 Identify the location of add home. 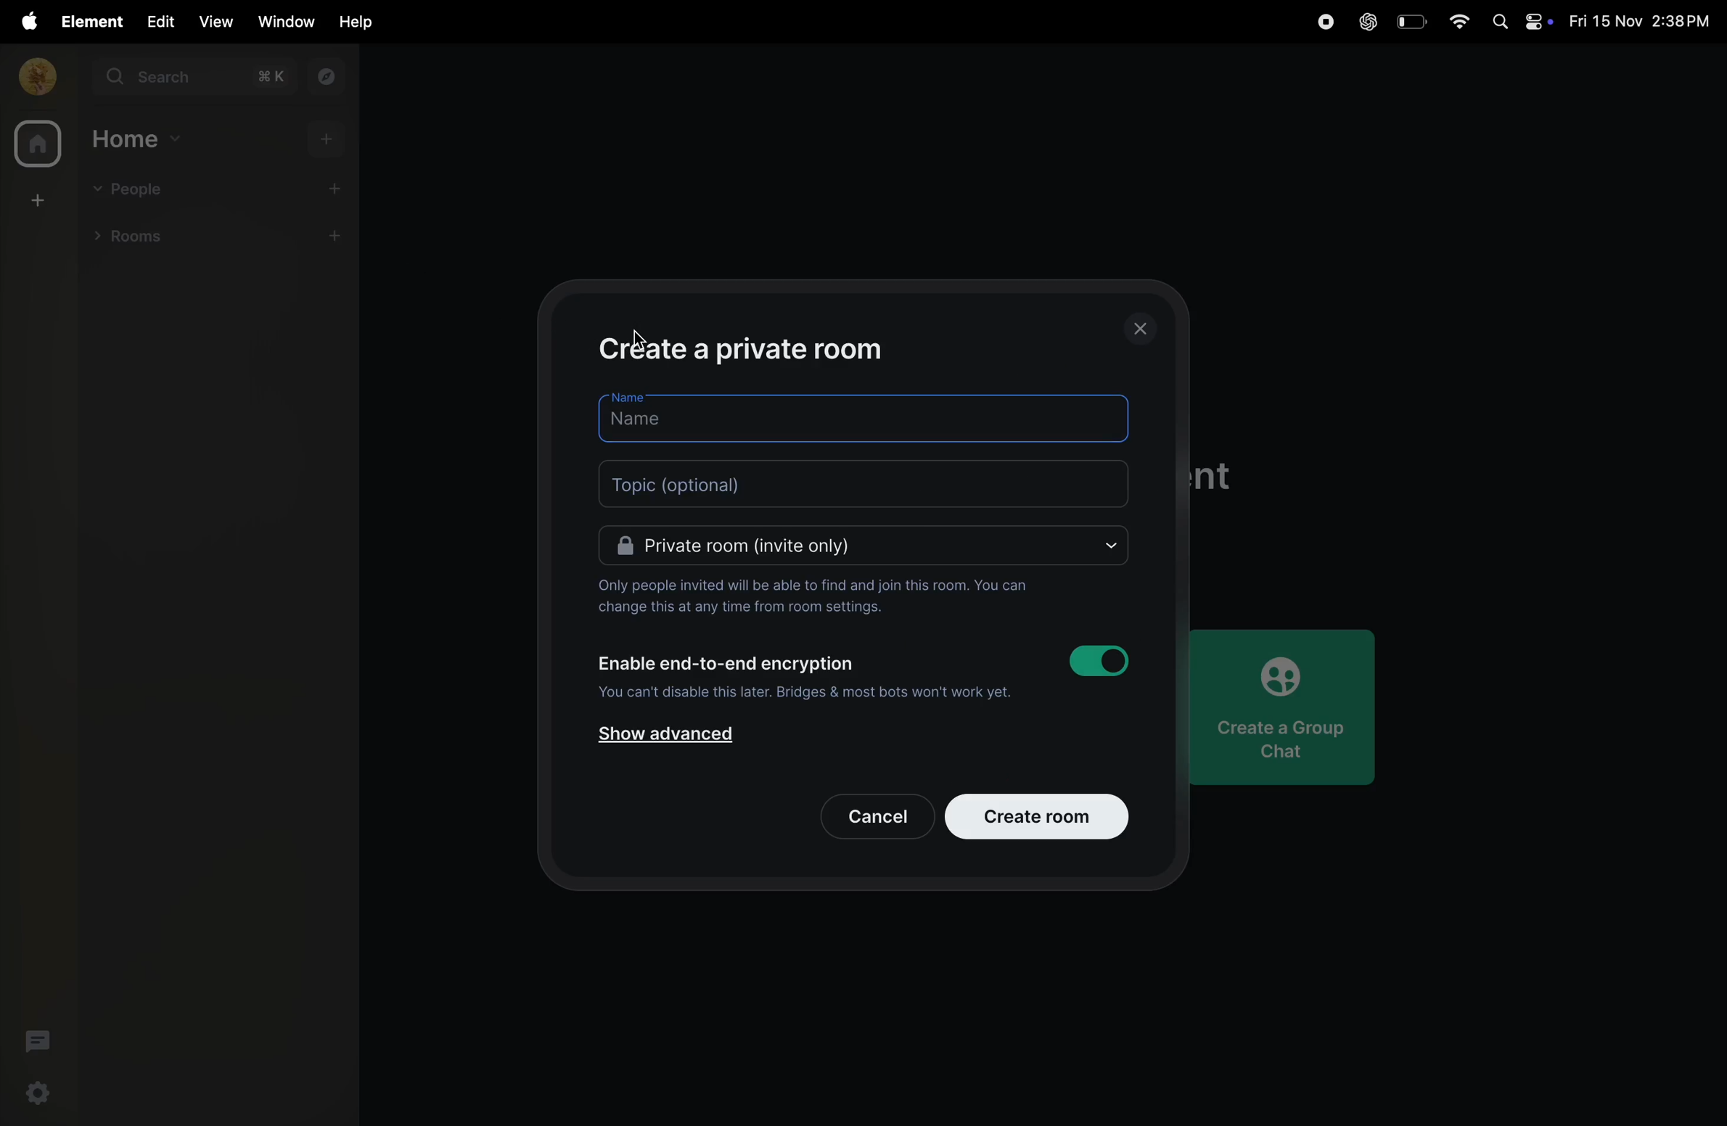
(329, 138).